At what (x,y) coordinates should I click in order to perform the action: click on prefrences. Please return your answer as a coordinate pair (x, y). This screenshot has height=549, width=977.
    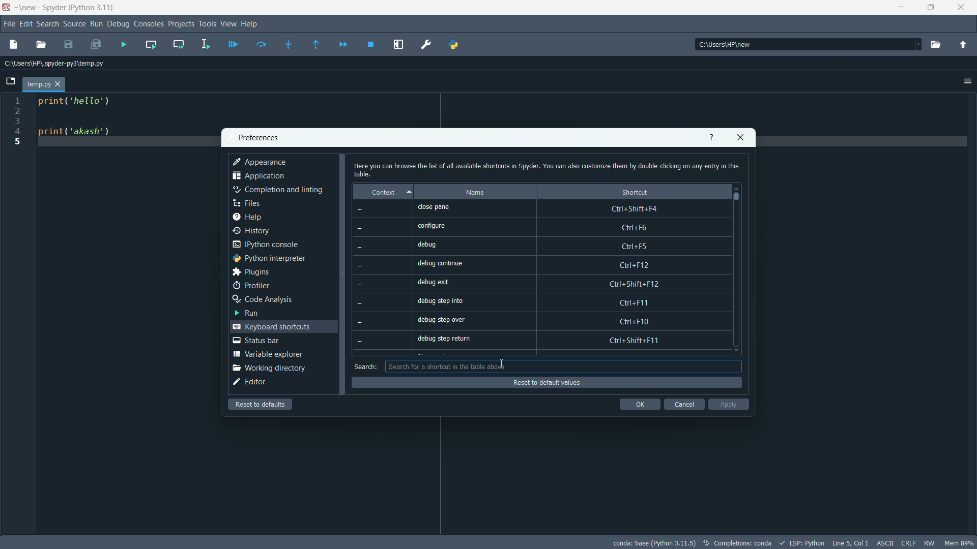
    Looking at the image, I should click on (258, 138).